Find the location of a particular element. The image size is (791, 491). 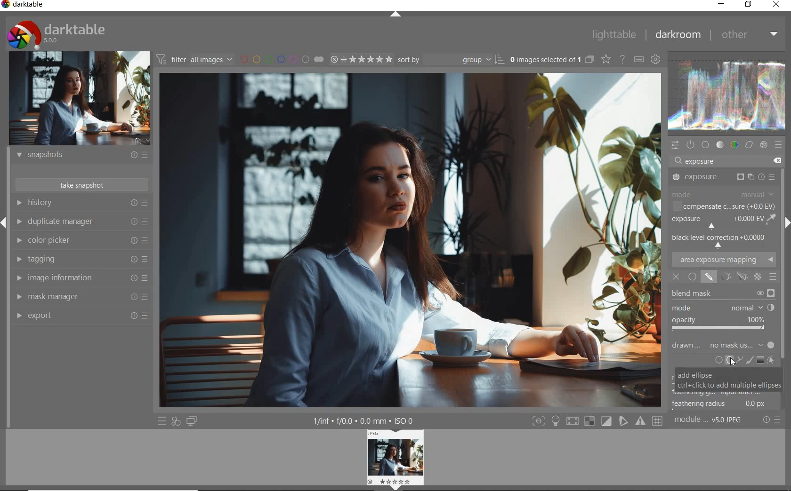

image information is located at coordinates (83, 277).